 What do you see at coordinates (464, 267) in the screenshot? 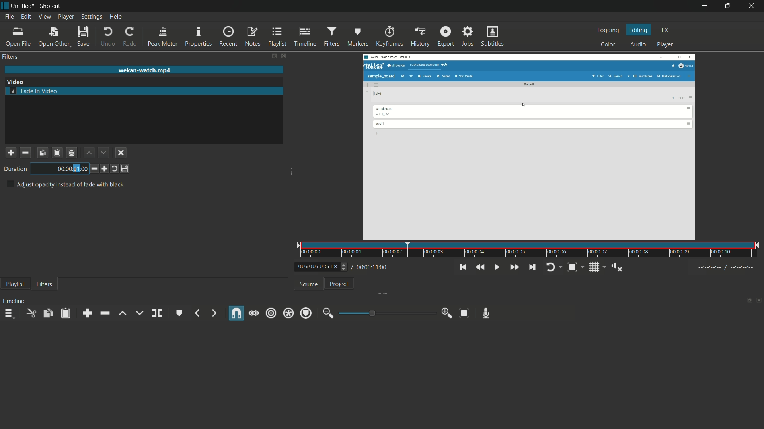
I see `skip to the previous point` at bounding box center [464, 267].